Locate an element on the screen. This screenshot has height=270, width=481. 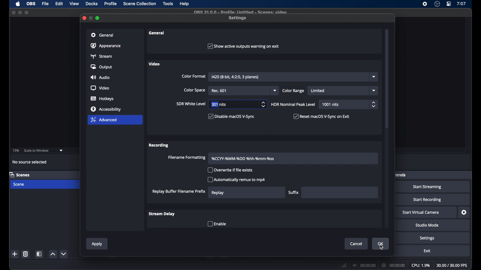
settings is located at coordinates (427, 238).